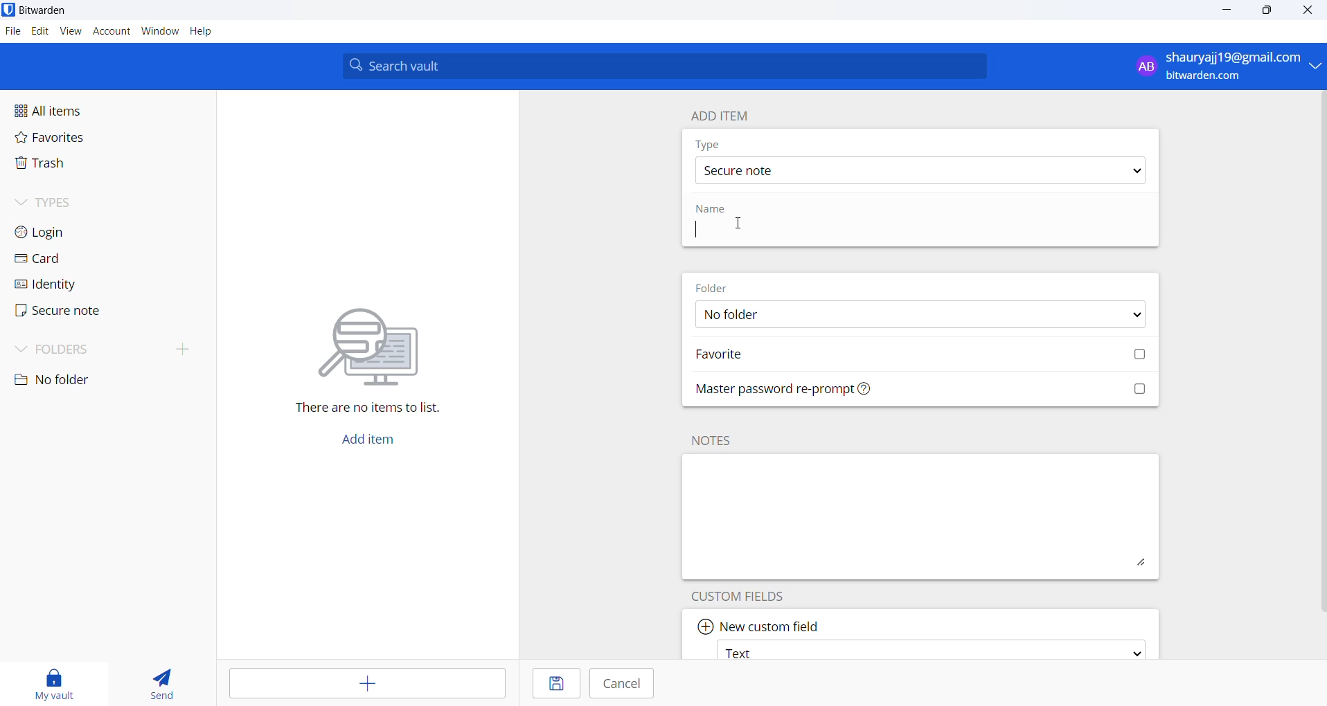 Image resolution: width=1327 pixels, height=706 pixels. Describe the element at coordinates (11, 31) in the screenshot. I see `file` at that location.